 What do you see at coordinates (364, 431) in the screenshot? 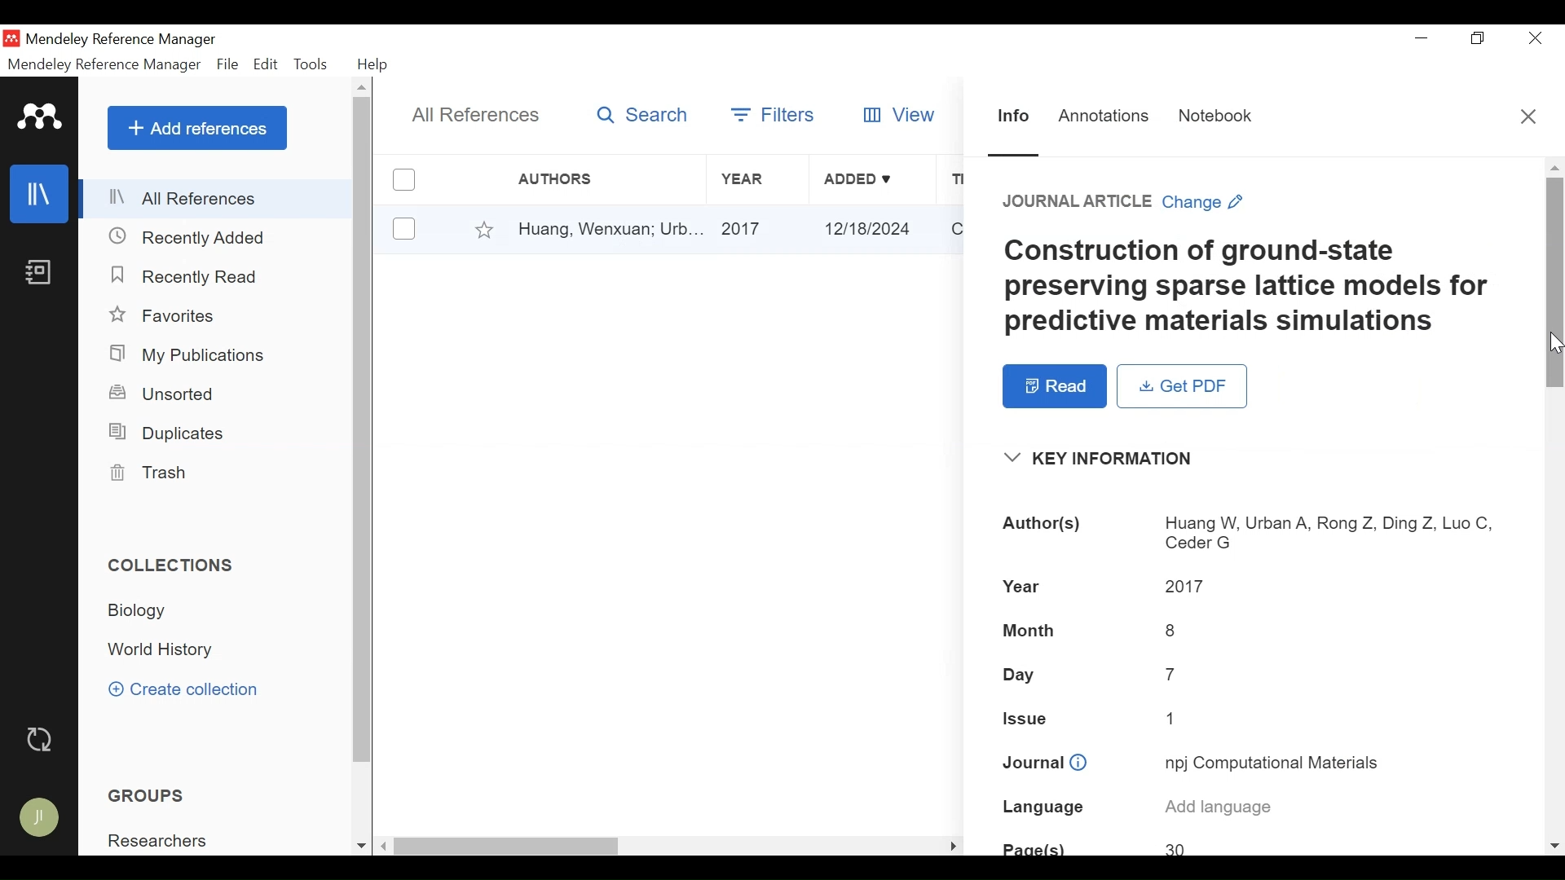
I see `Vertical Scroll bar` at bounding box center [364, 431].